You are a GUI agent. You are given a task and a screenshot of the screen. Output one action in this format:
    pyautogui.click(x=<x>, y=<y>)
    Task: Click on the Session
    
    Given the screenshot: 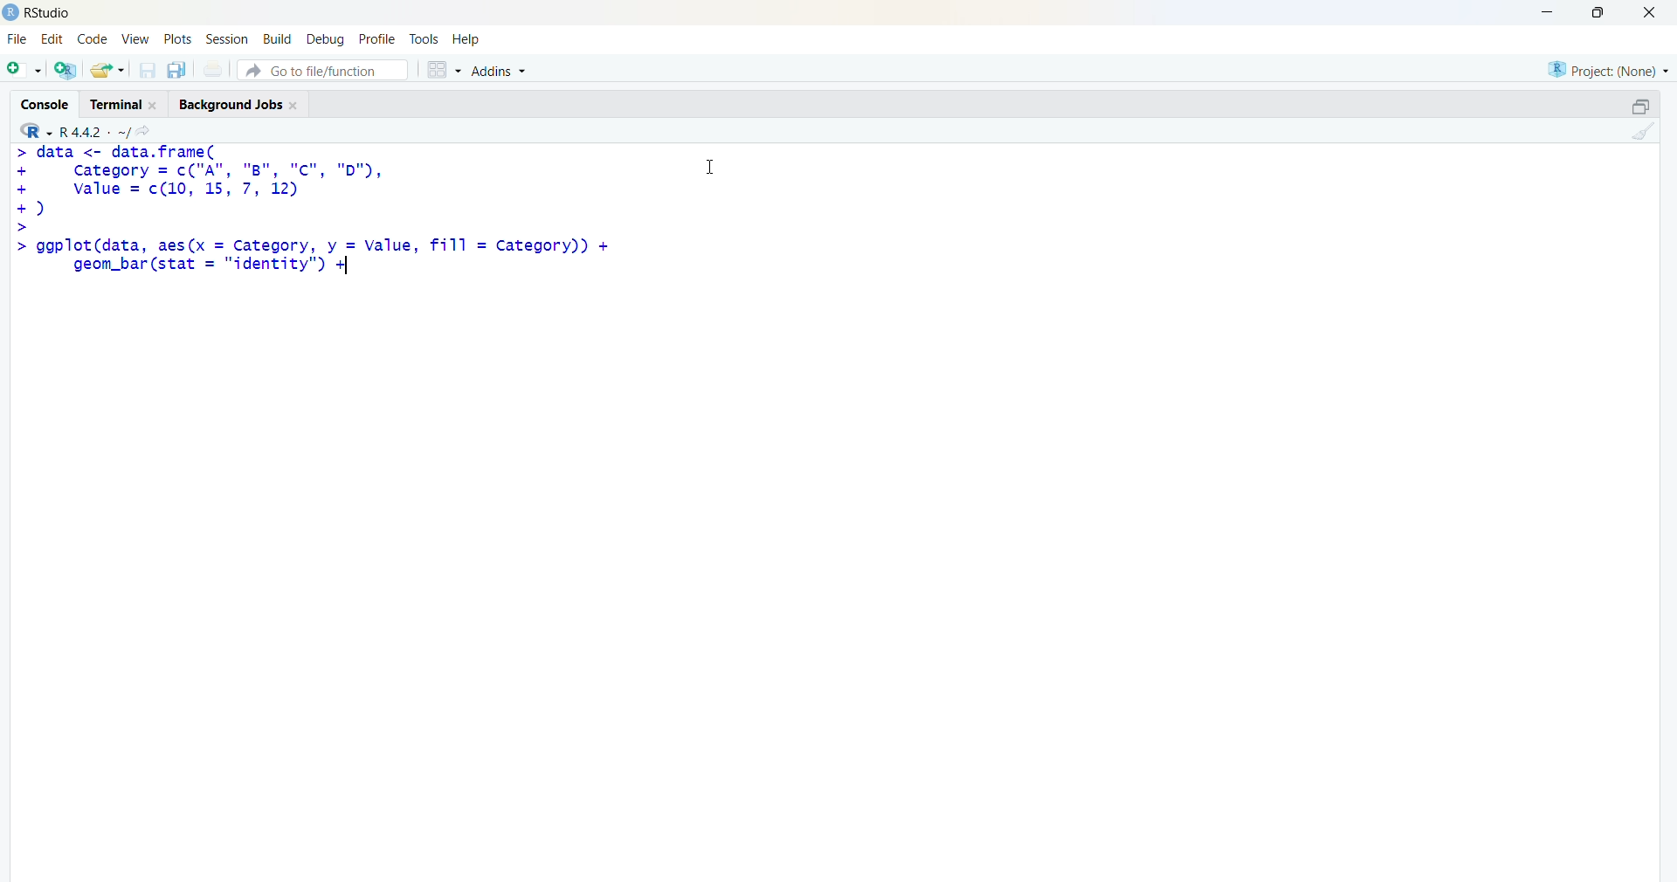 What is the action you would take?
    pyautogui.click(x=227, y=39)
    